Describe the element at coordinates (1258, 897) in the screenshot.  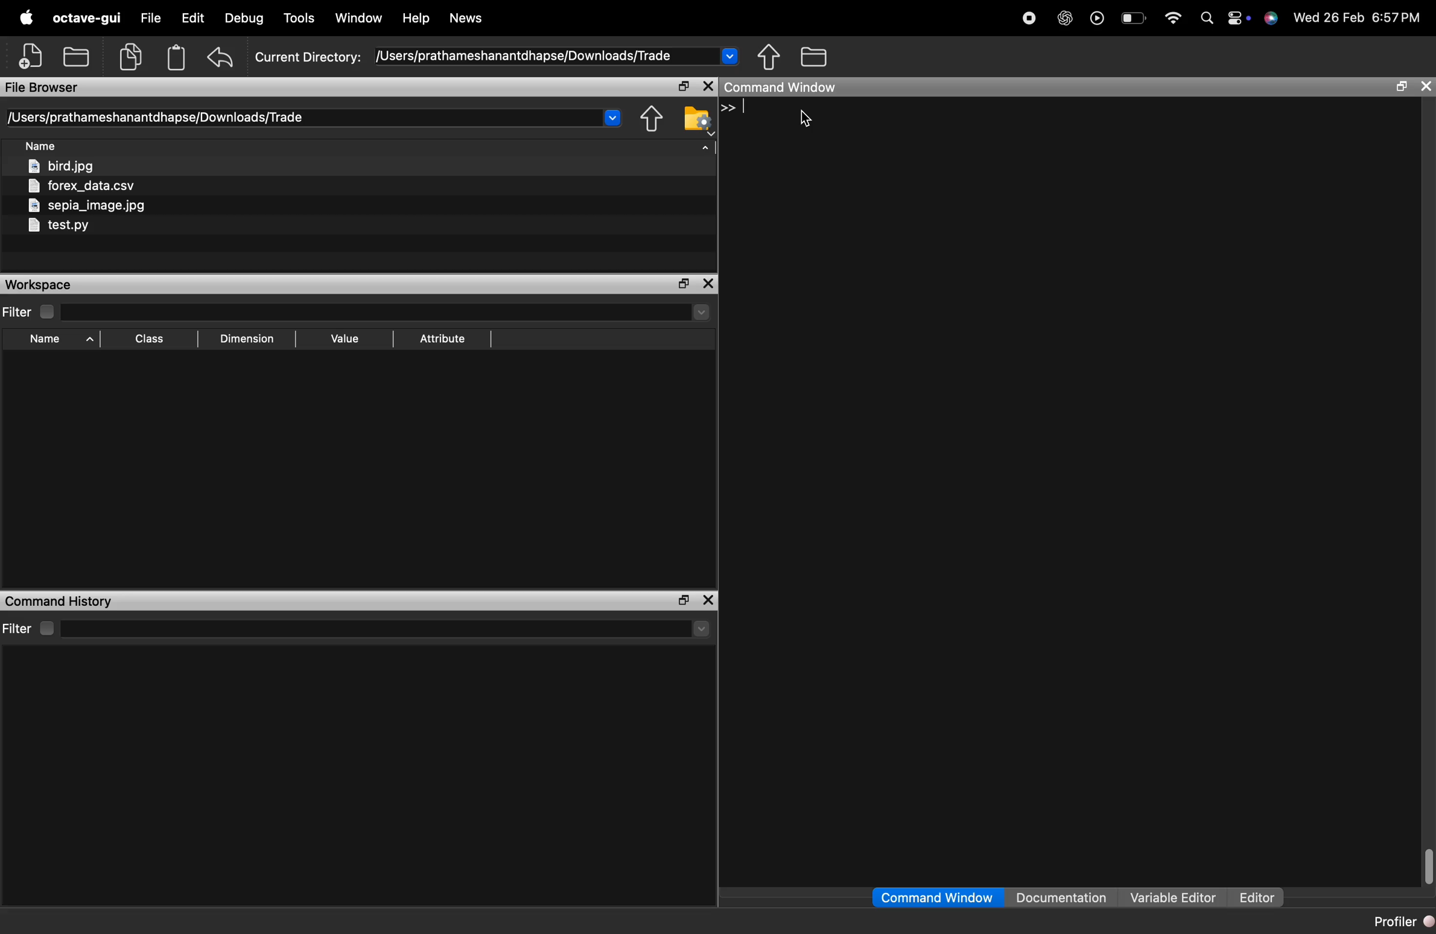
I see `editor` at that location.